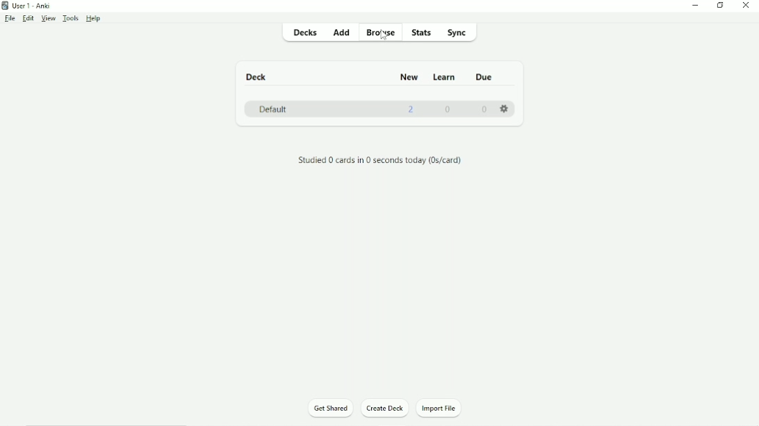  Describe the element at coordinates (719, 6) in the screenshot. I see `Restore down` at that location.